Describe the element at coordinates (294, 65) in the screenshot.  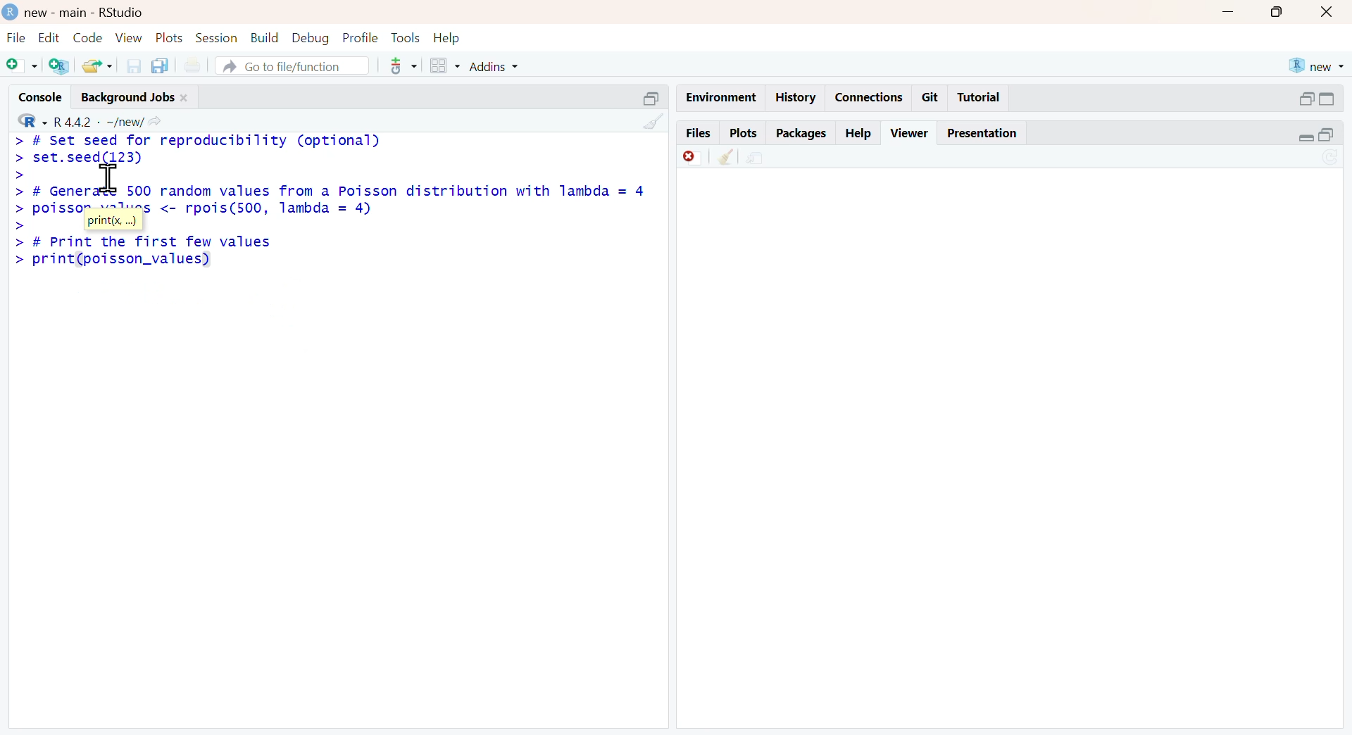
I see `go to file/function` at that location.